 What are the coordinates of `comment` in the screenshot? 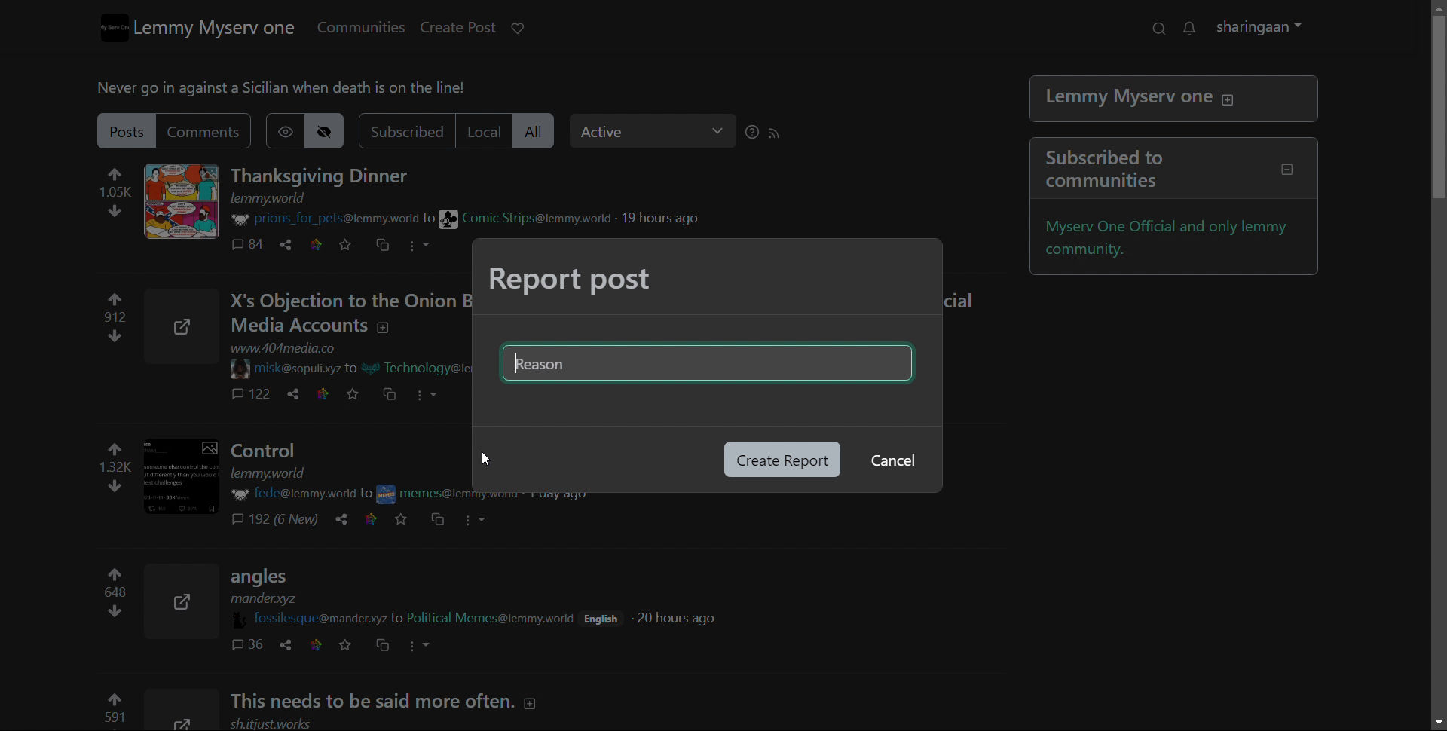 It's located at (253, 245).